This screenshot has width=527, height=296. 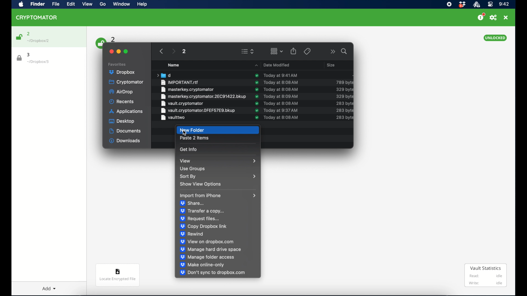 I want to click on new folder, so click(x=218, y=130).